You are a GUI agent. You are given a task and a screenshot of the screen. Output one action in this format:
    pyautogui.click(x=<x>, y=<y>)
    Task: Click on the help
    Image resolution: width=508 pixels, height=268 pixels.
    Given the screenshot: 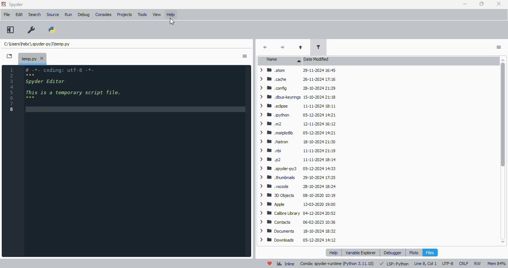 What is the action you would take?
    pyautogui.click(x=334, y=252)
    